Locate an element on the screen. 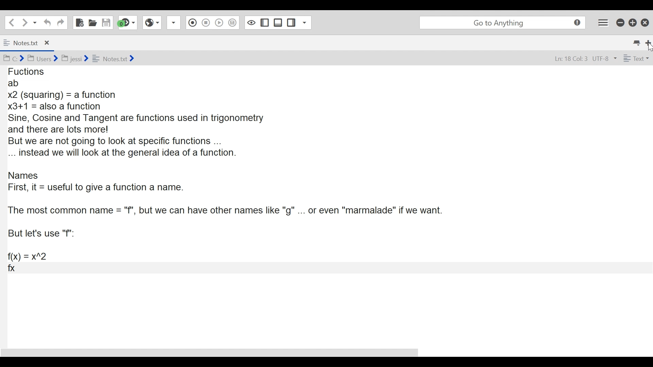  New File is located at coordinates (79, 22).